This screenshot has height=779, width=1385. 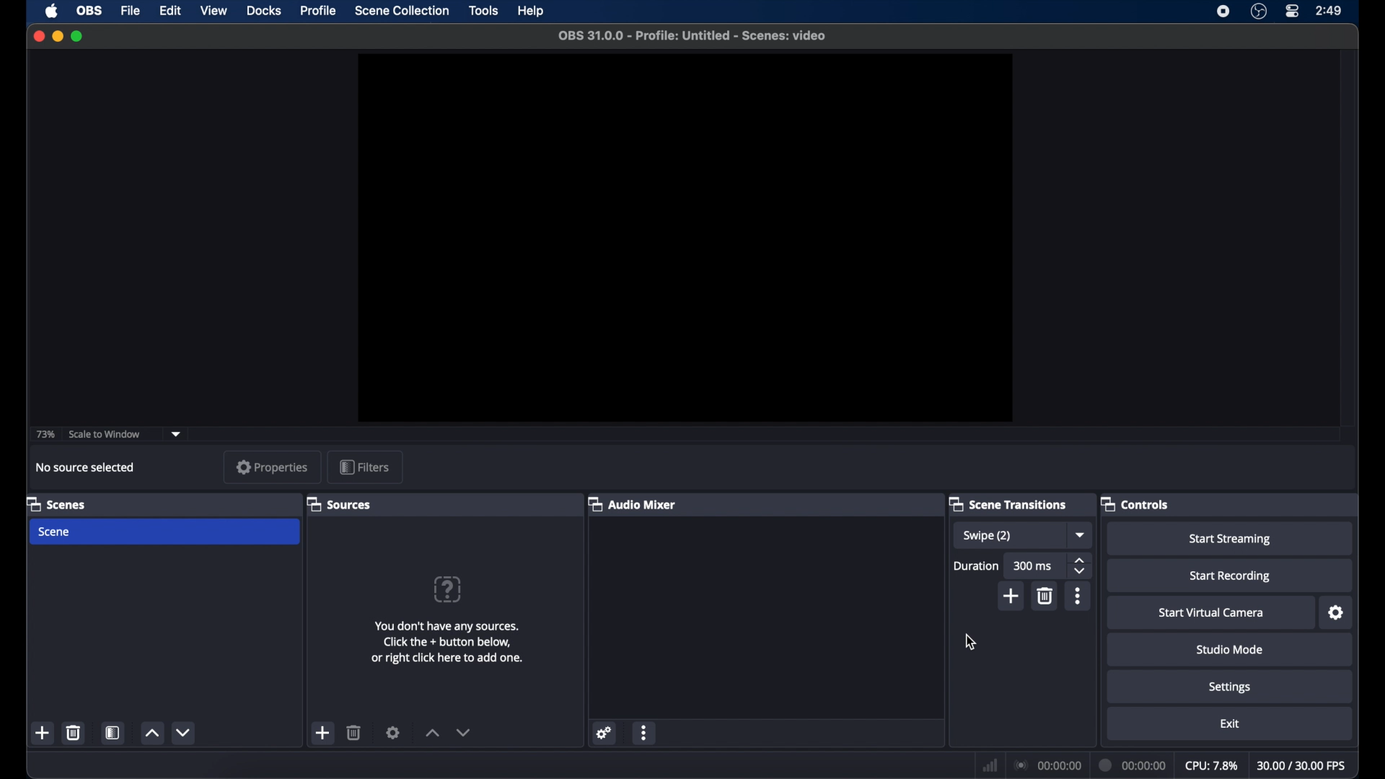 What do you see at coordinates (1223, 11) in the screenshot?
I see `screen recorder icon` at bounding box center [1223, 11].